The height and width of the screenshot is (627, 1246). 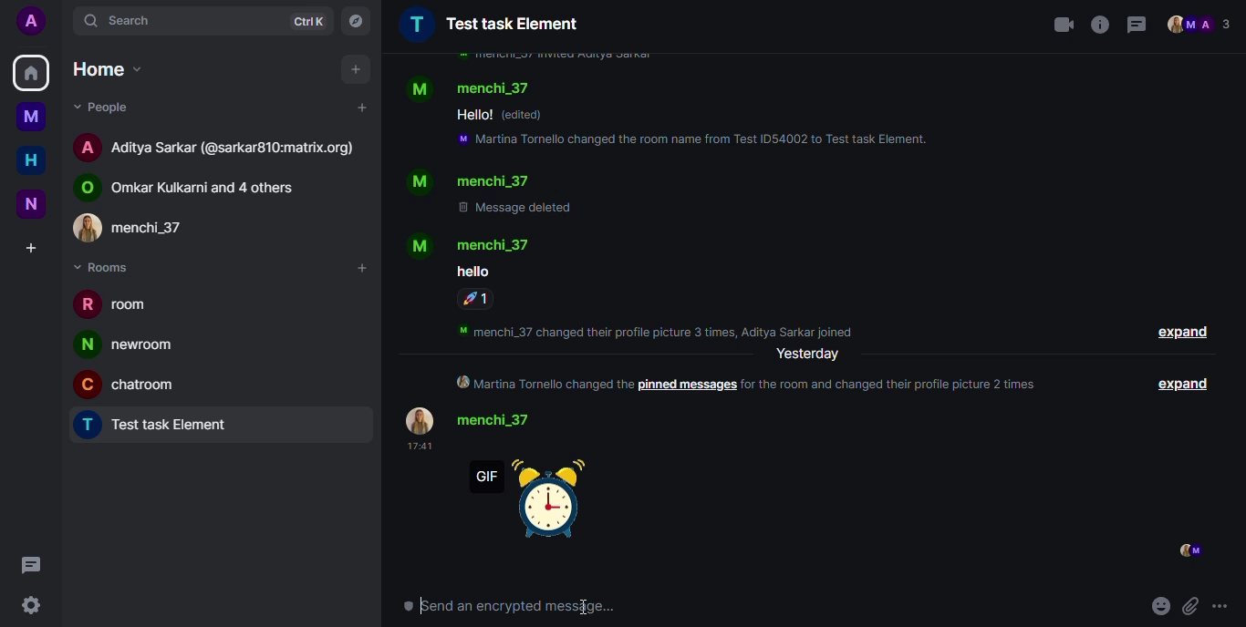 I want to click on seen, so click(x=1189, y=550).